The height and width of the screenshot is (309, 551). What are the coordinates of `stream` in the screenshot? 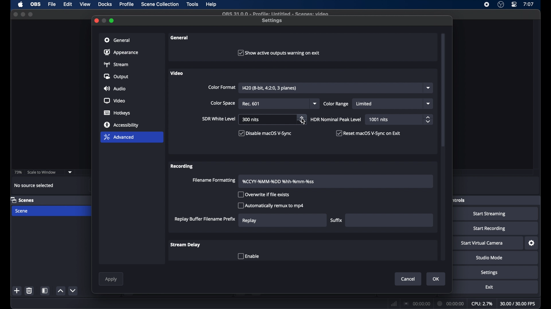 It's located at (116, 65).